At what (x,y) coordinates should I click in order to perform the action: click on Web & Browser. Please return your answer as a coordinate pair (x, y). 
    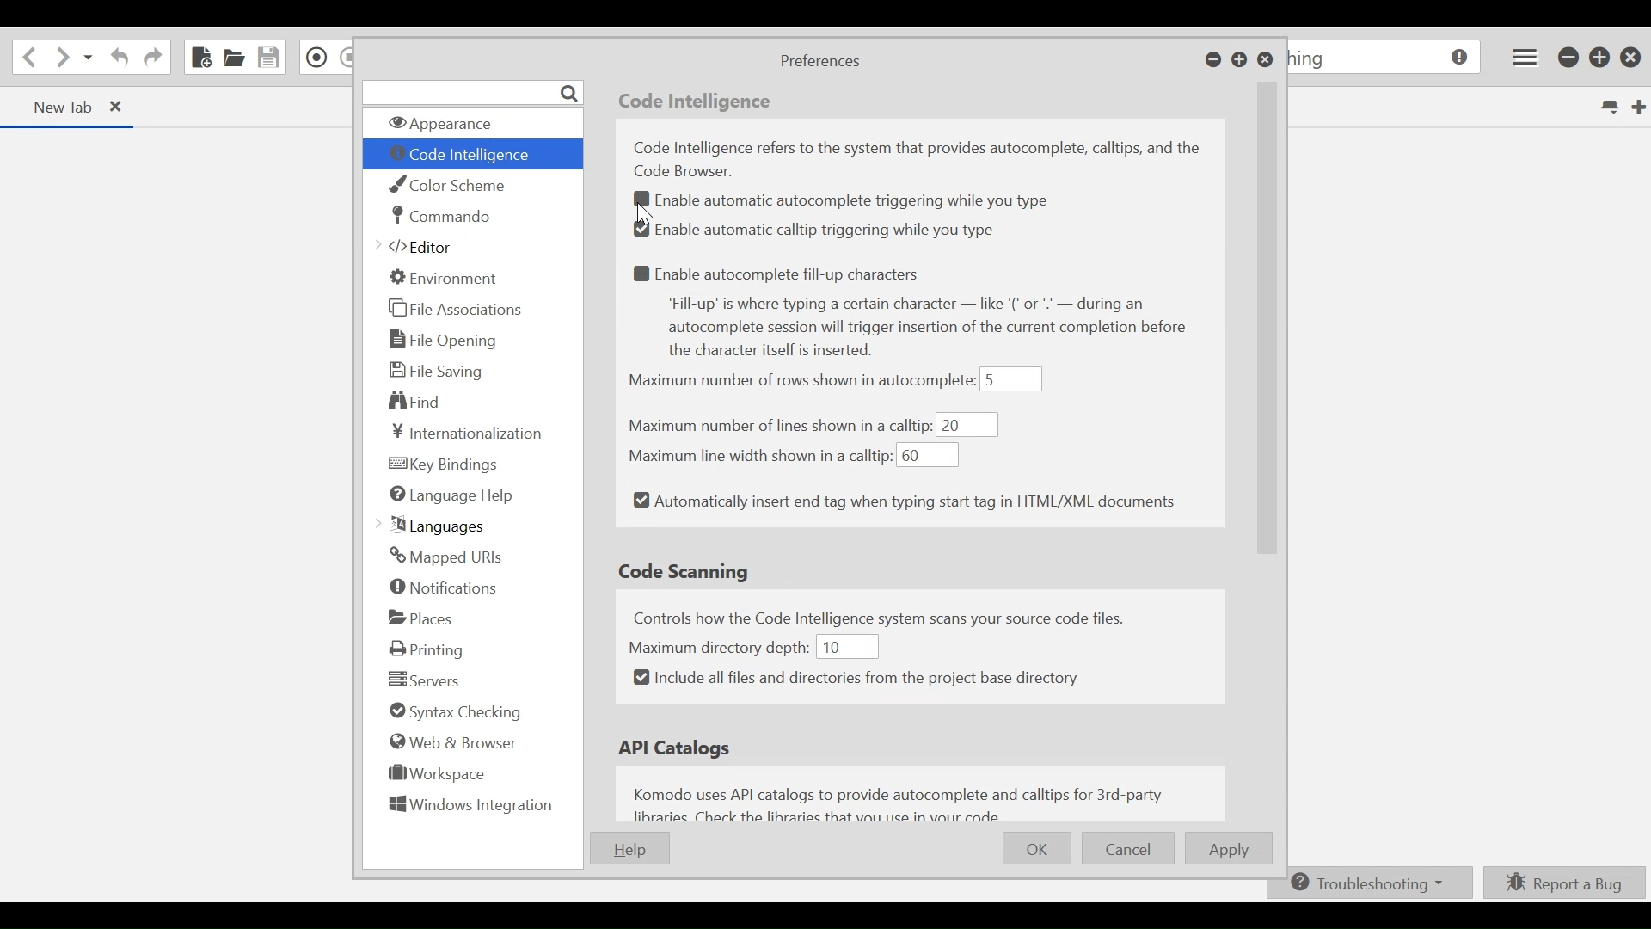
    Looking at the image, I should click on (451, 741).